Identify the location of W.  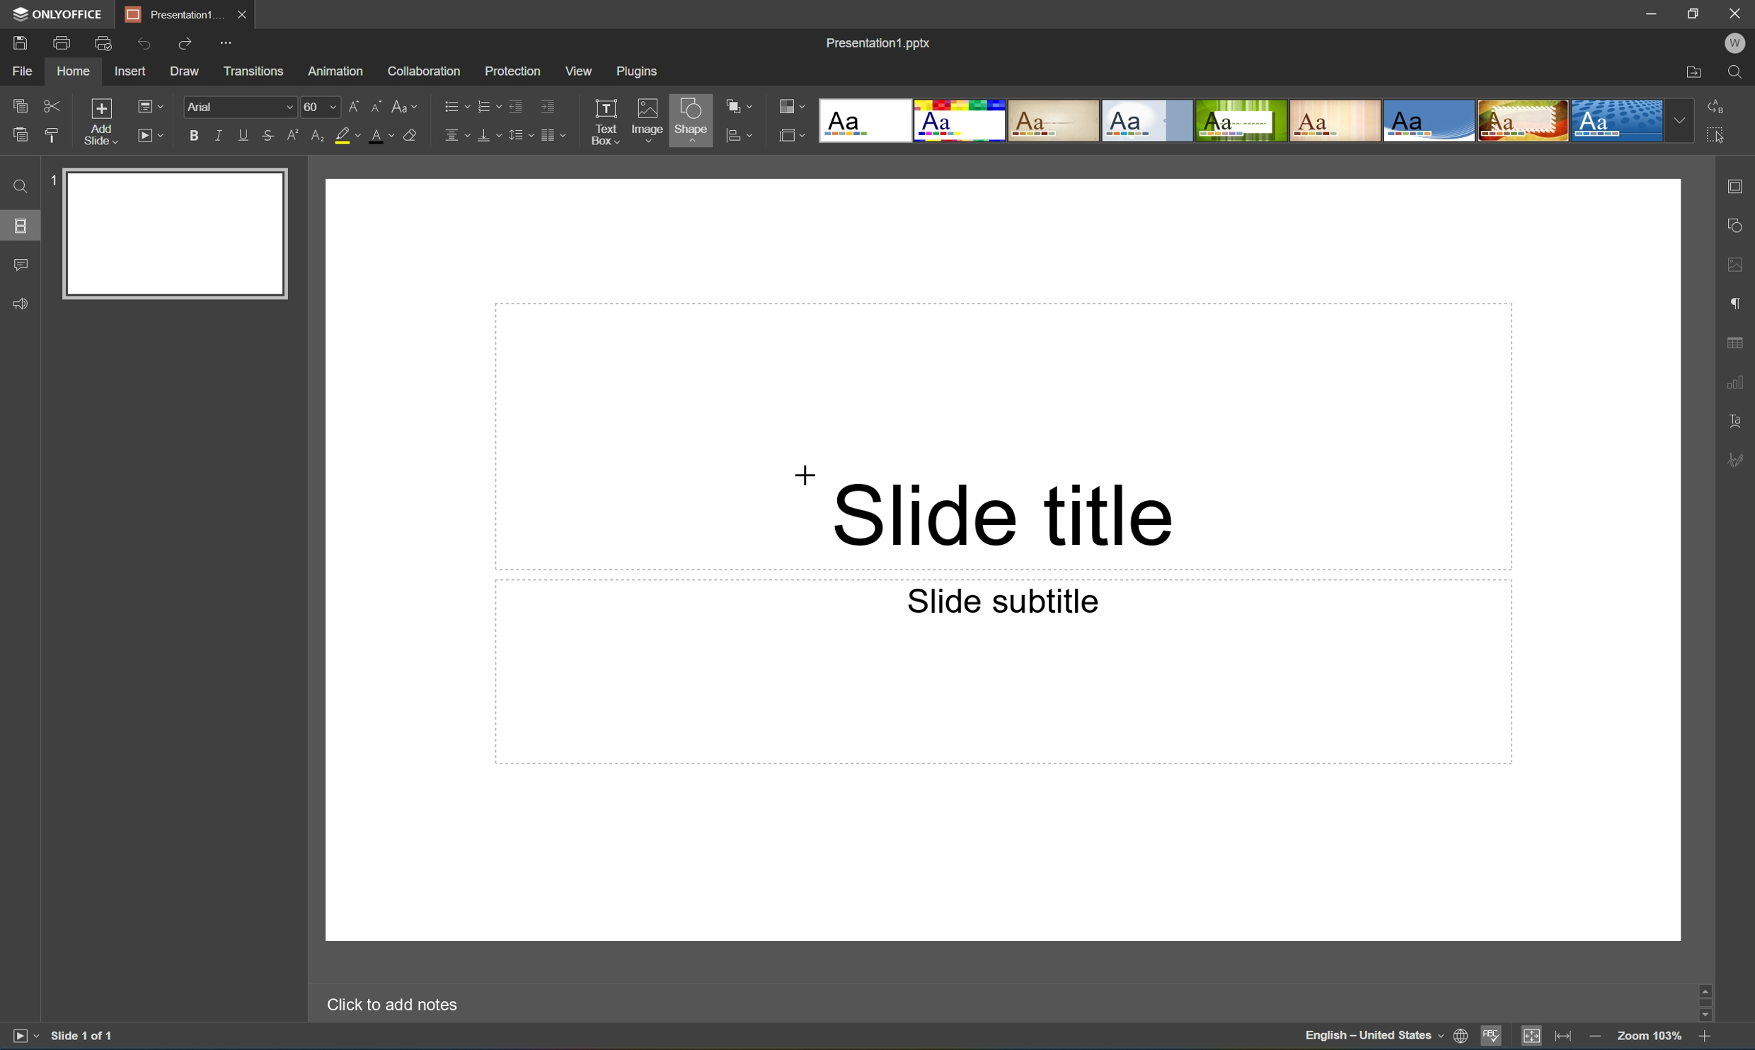
(1735, 40).